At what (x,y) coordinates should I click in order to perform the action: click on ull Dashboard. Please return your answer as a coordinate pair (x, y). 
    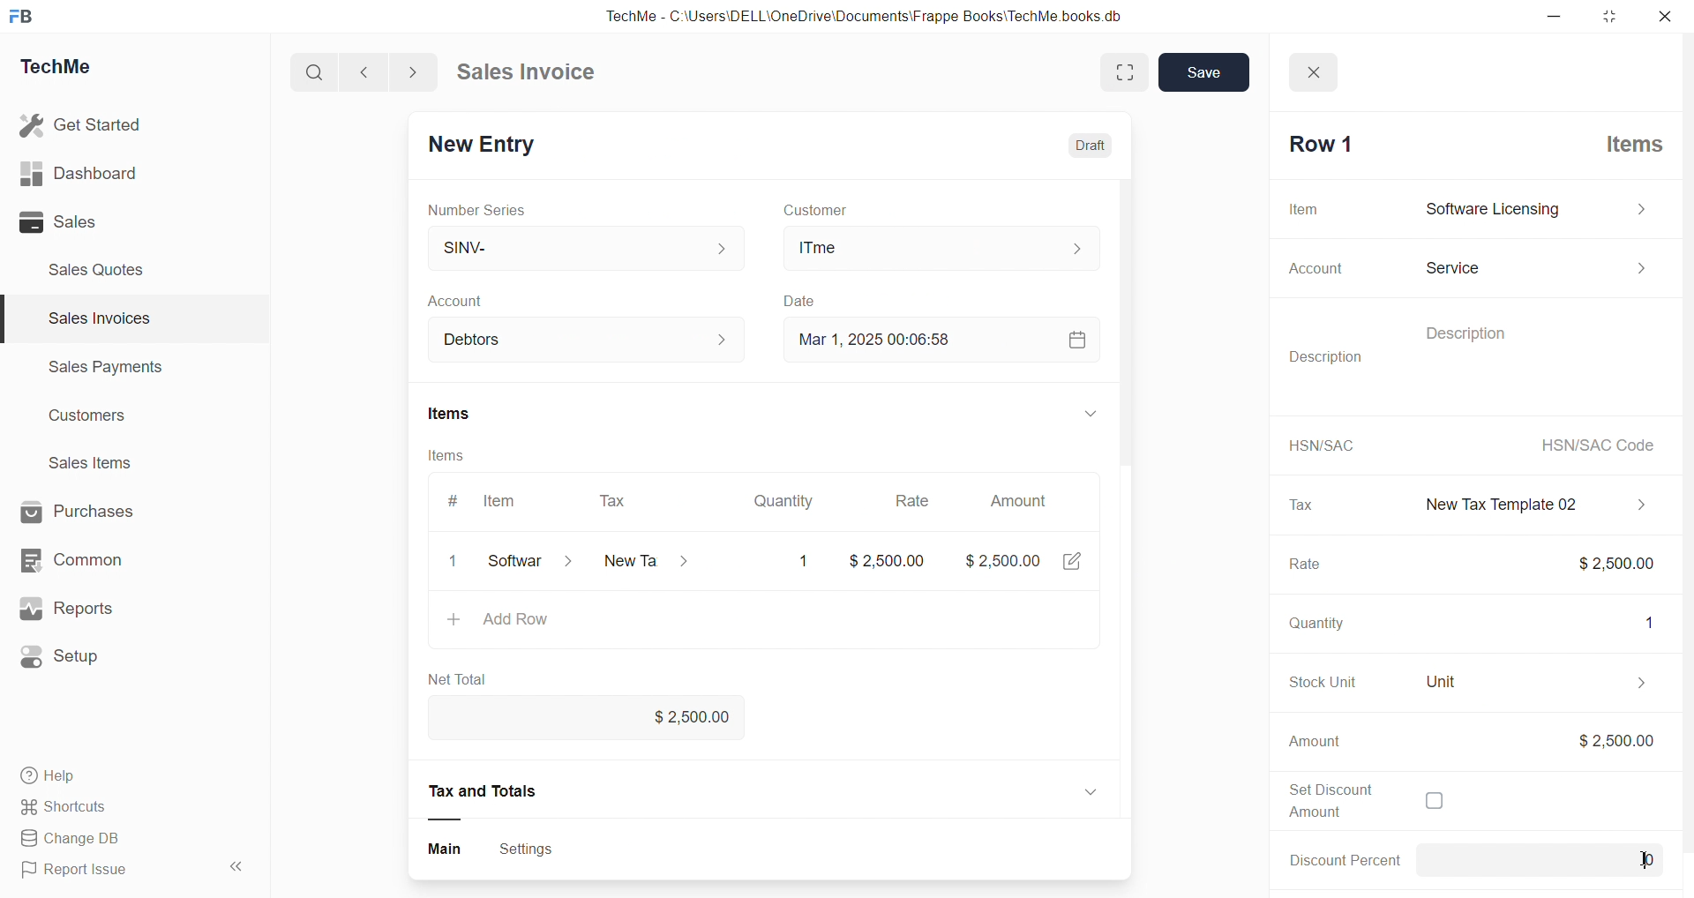
    Looking at the image, I should click on (87, 173).